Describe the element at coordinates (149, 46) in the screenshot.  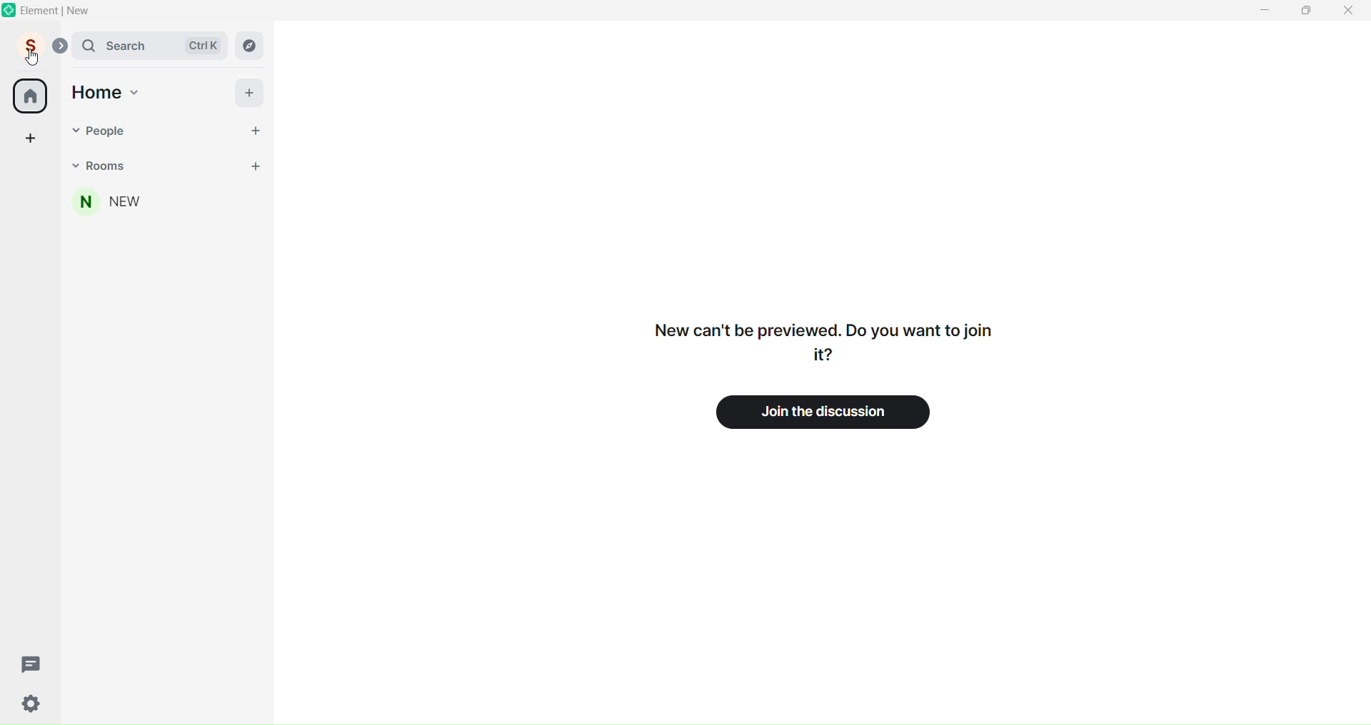
I see `Search Bar` at that location.